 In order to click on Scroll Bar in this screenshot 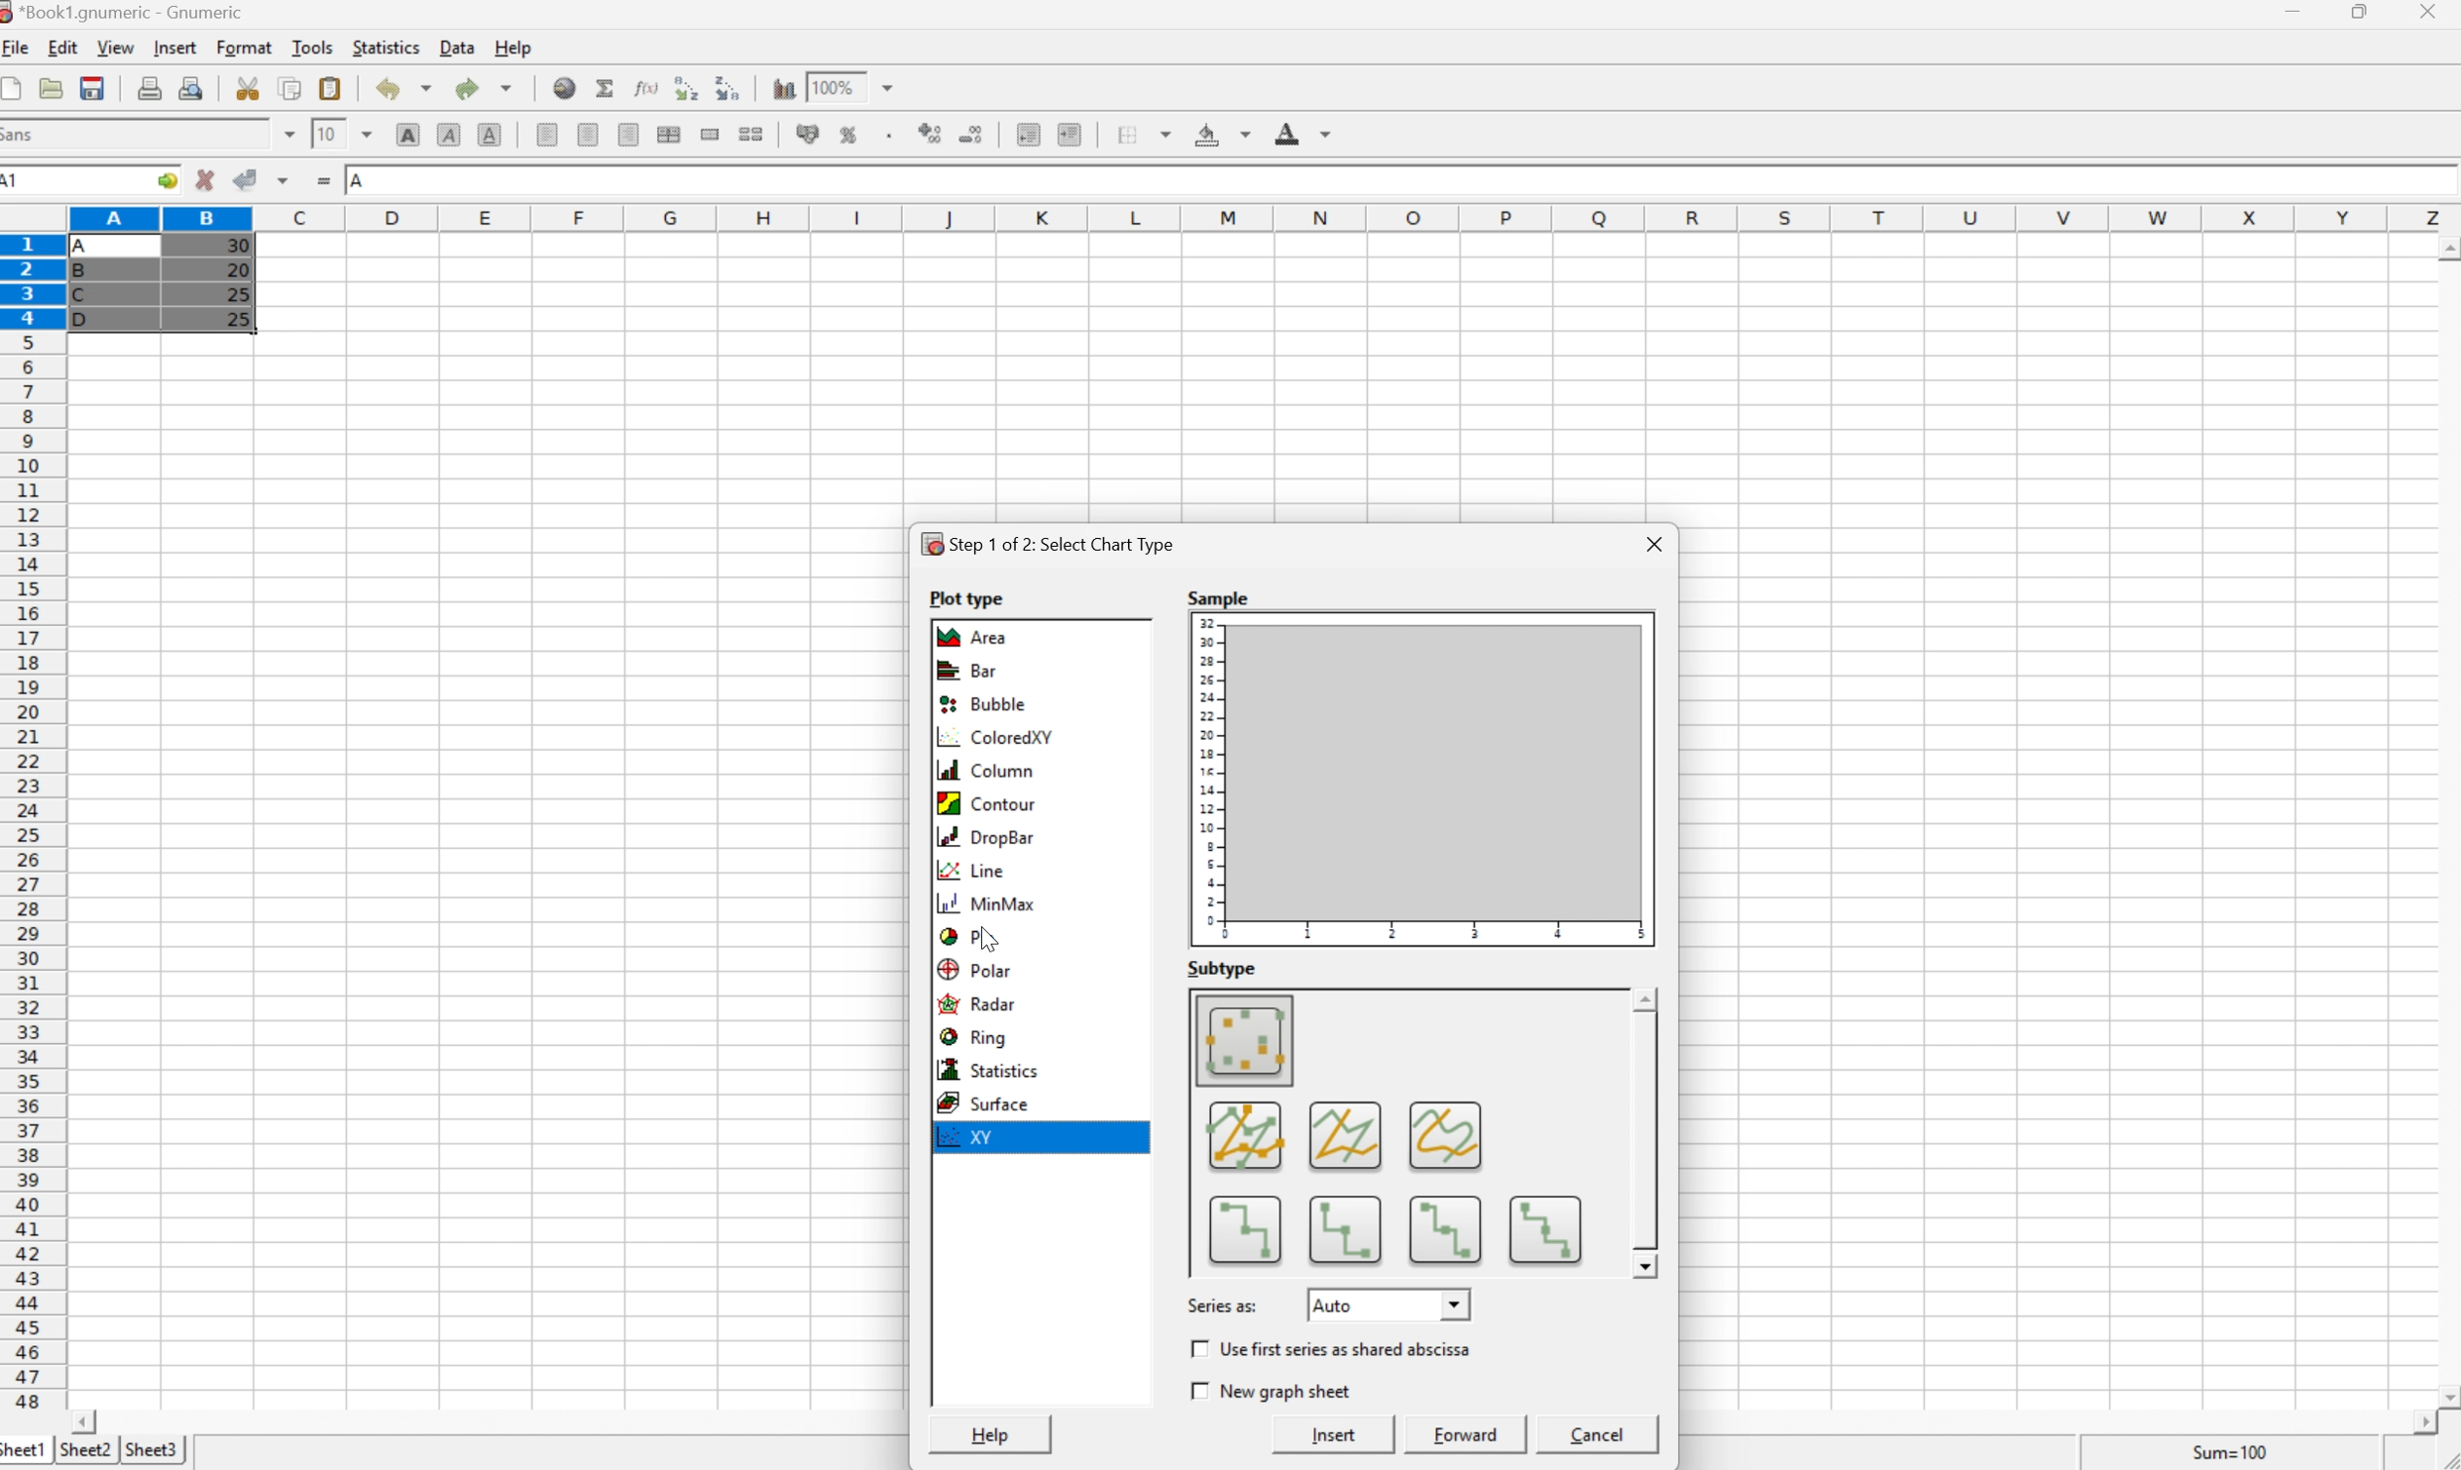, I will do `click(1644, 1134)`.